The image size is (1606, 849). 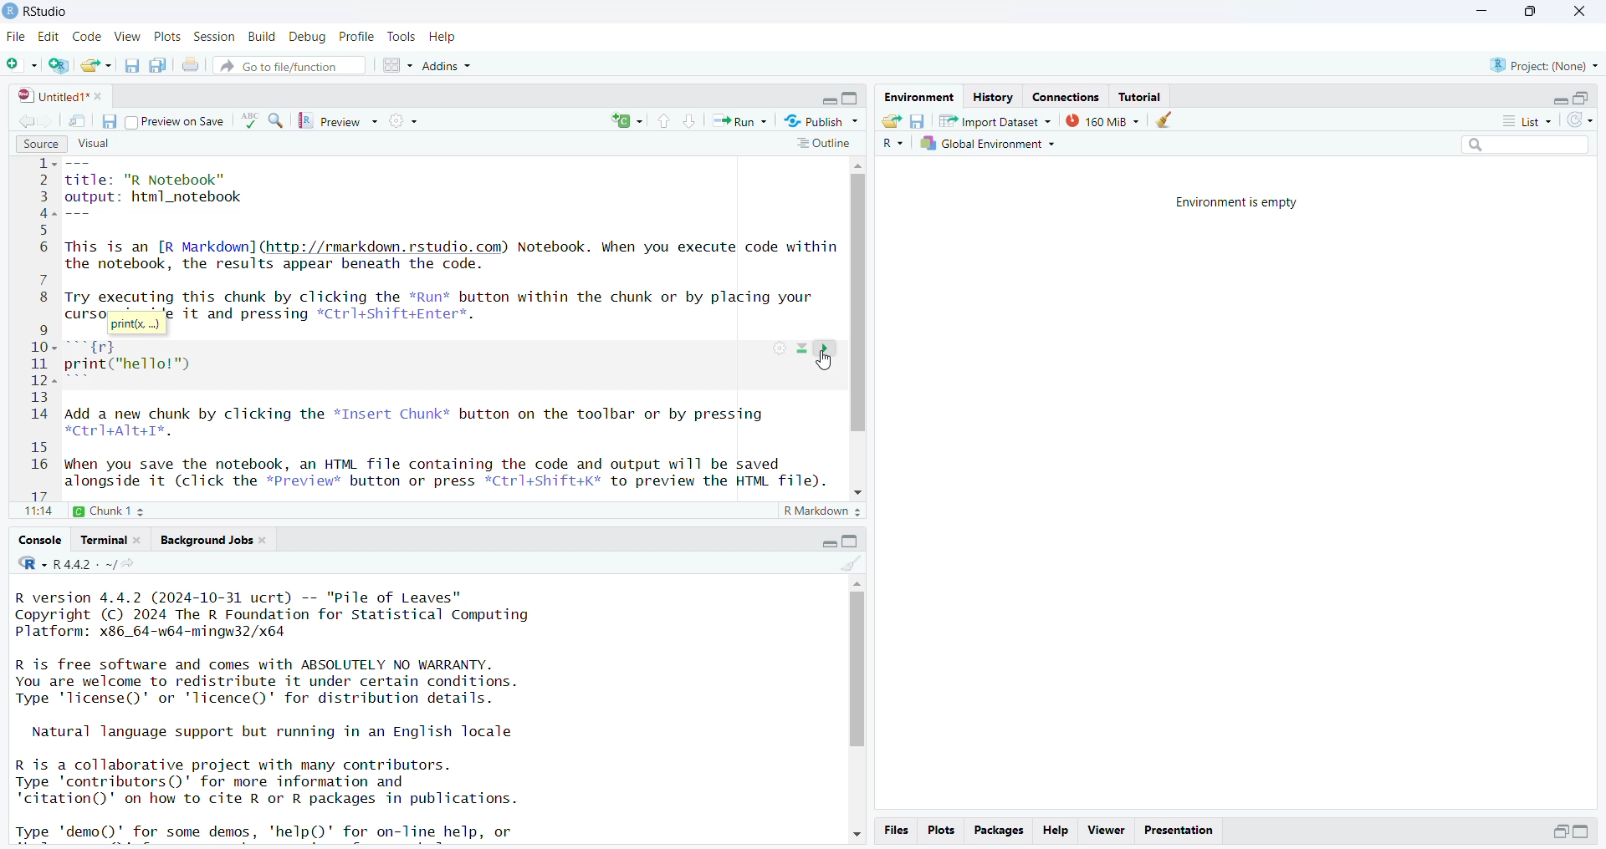 I want to click on file, so click(x=18, y=38).